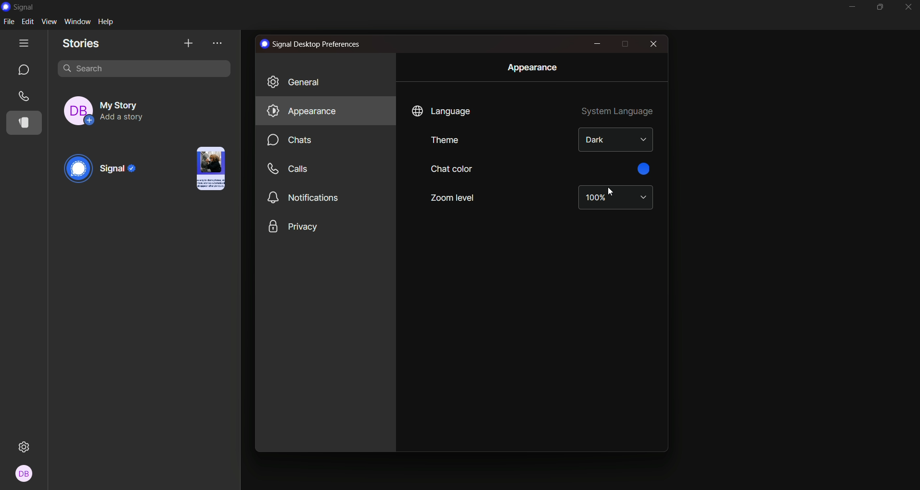 The image size is (920, 490). What do you see at coordinates (444, 140) in the screenshot?
I see `theme` at bounding box center [444, 140].